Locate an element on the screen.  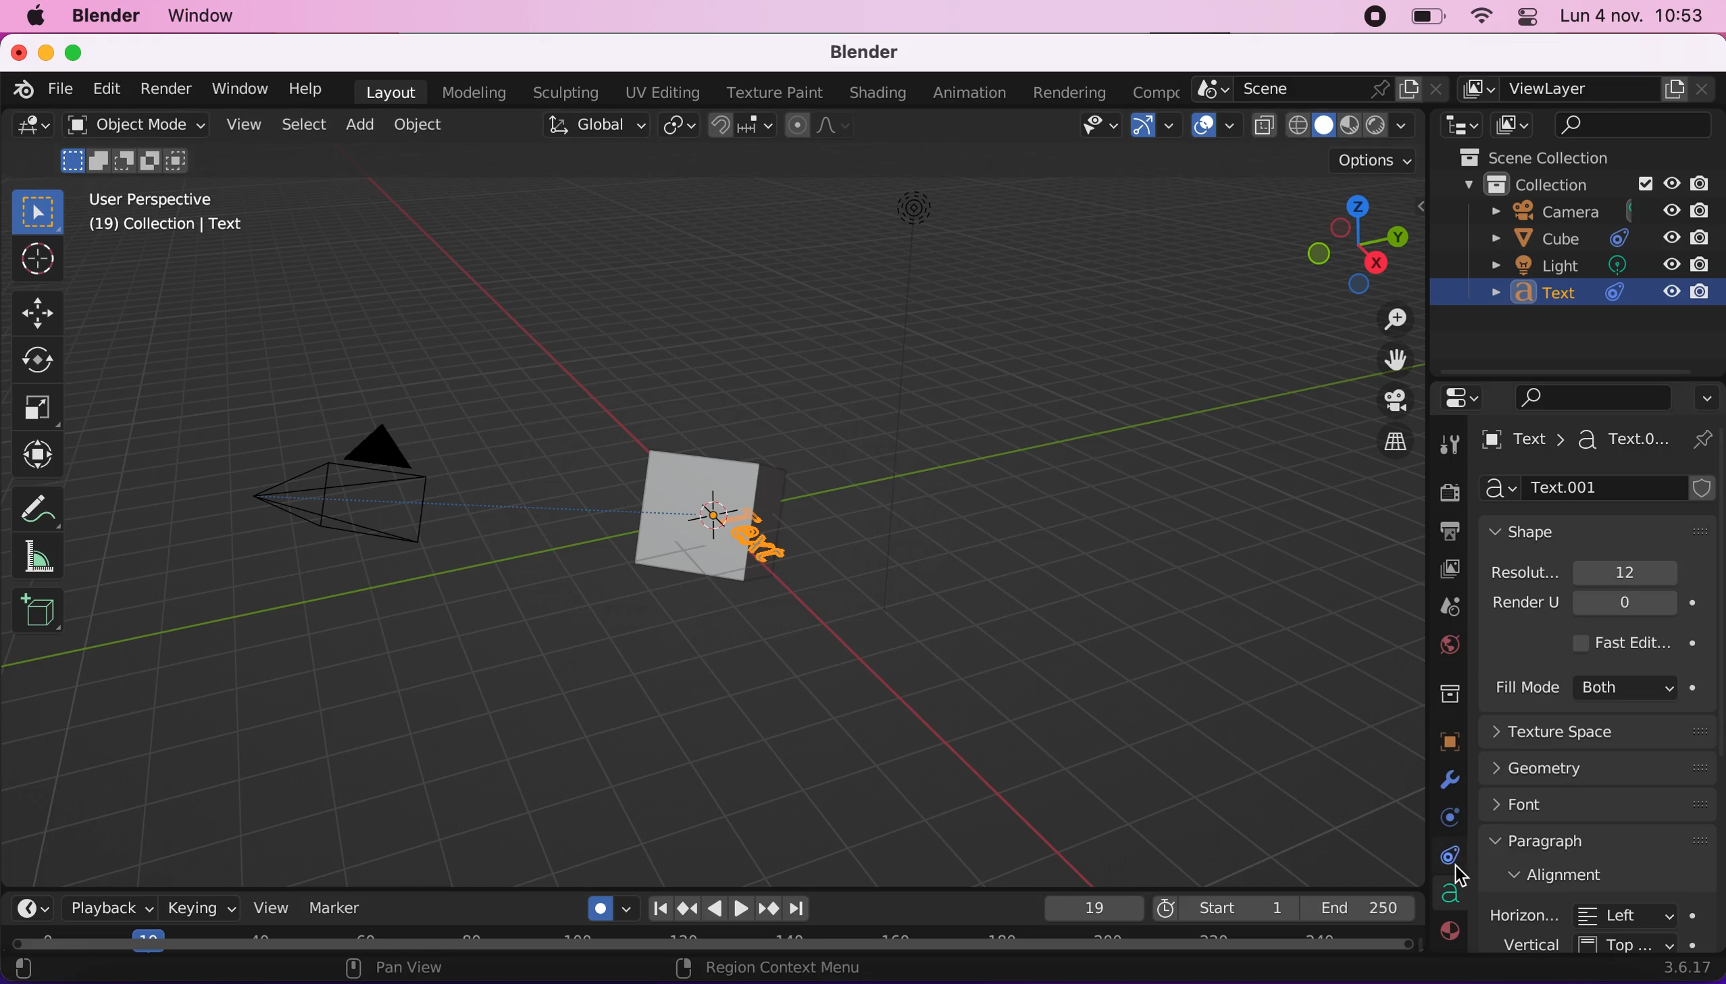
region context menu is located at coordinates (776, 969).